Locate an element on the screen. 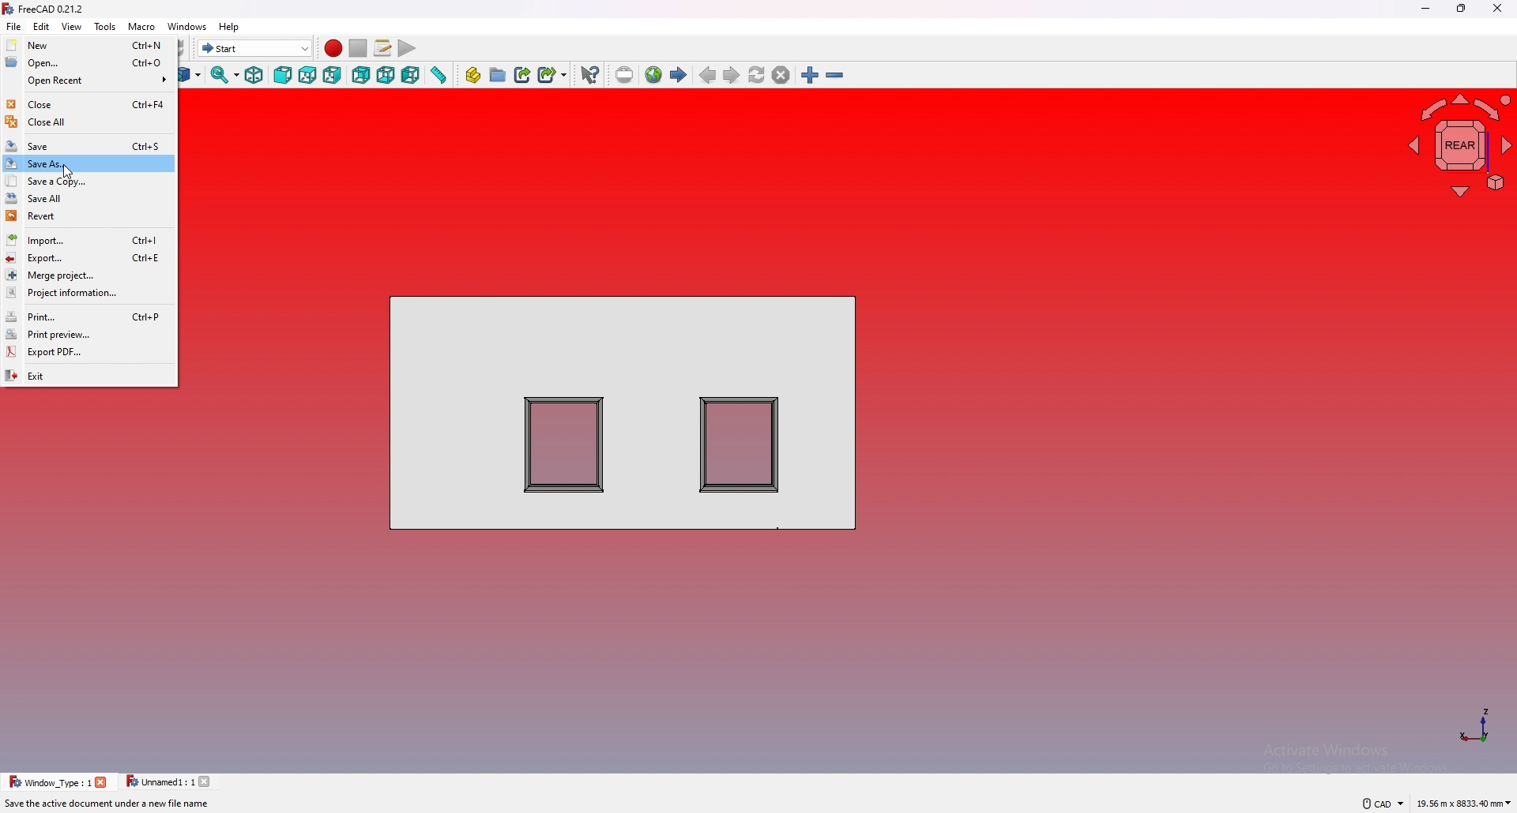 The image size is (1517, 813). open recent is located at coordinates (88, 80).